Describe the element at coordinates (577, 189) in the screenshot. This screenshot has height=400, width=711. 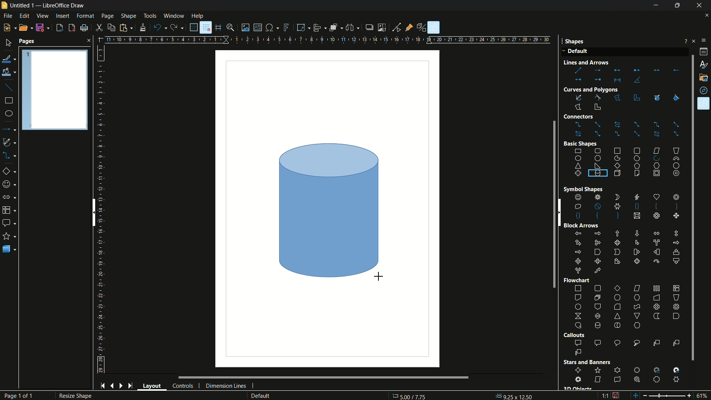
I see `Symbol Shape` at that location.